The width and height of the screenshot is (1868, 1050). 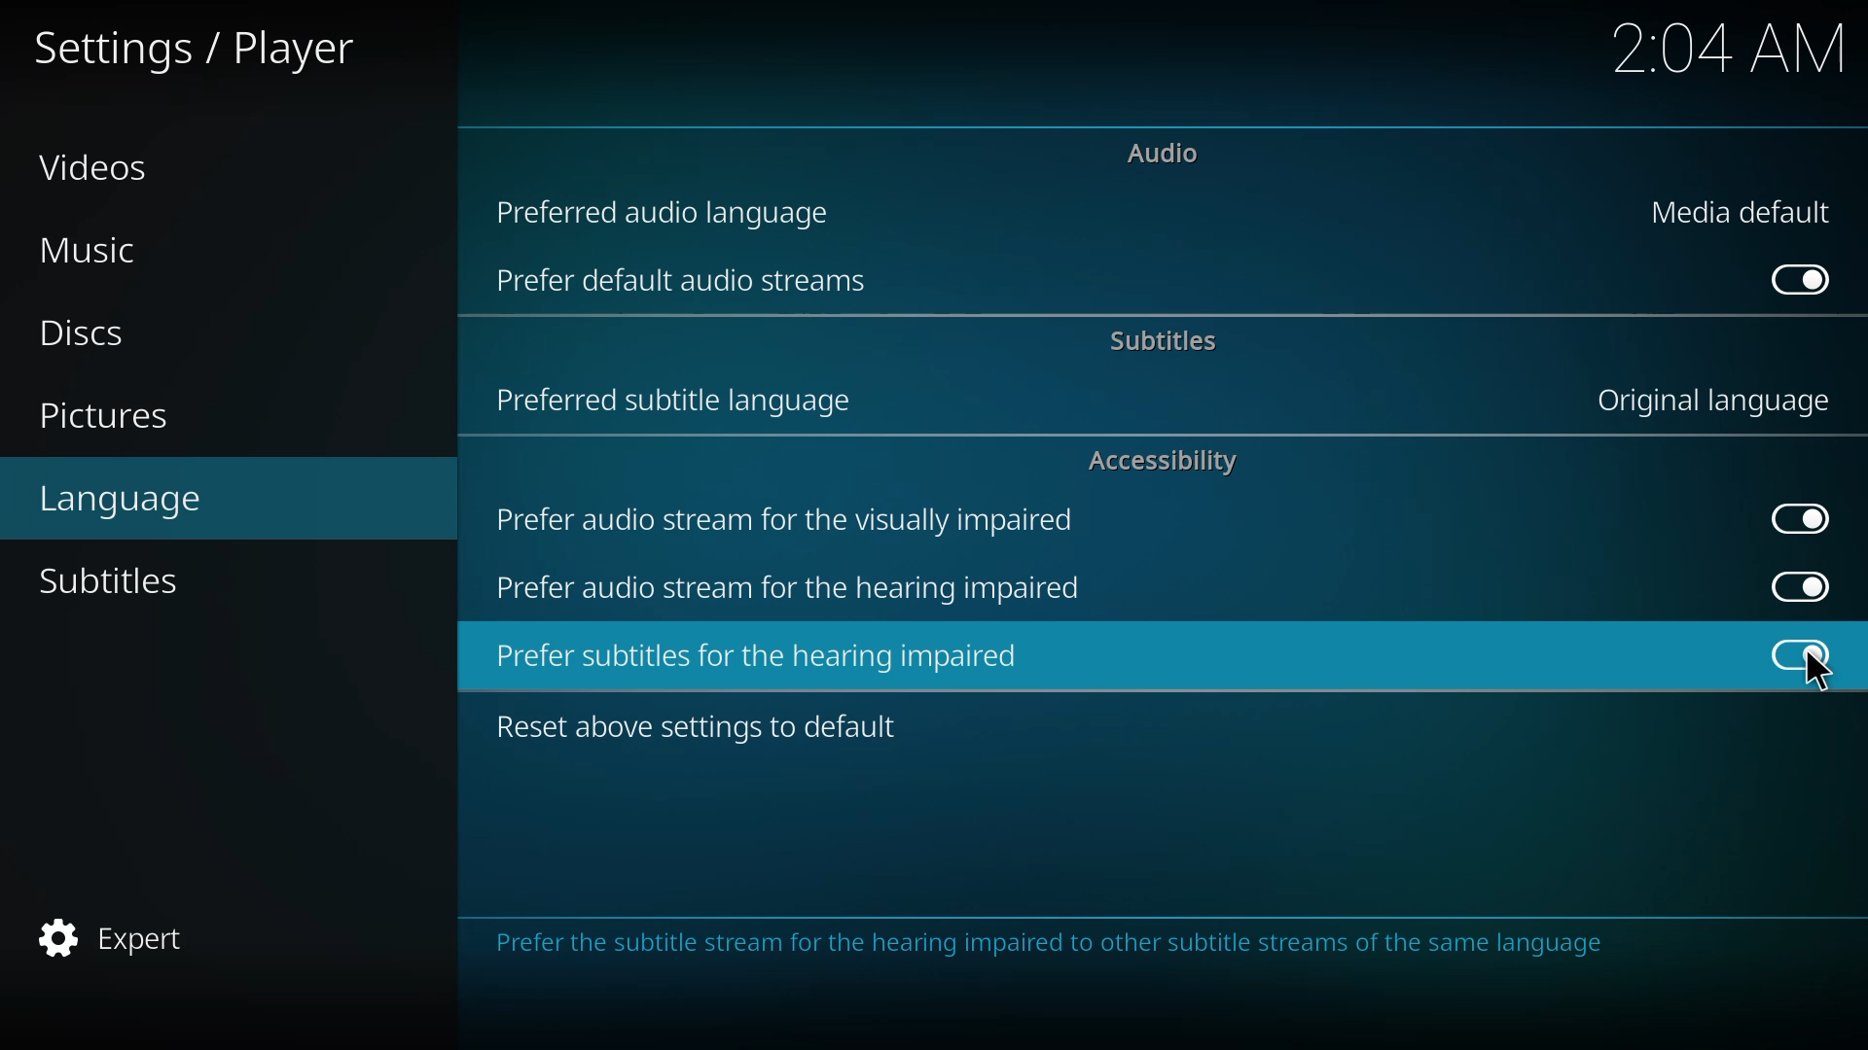 I want to click on enabled, so click(x=1805, y=278).